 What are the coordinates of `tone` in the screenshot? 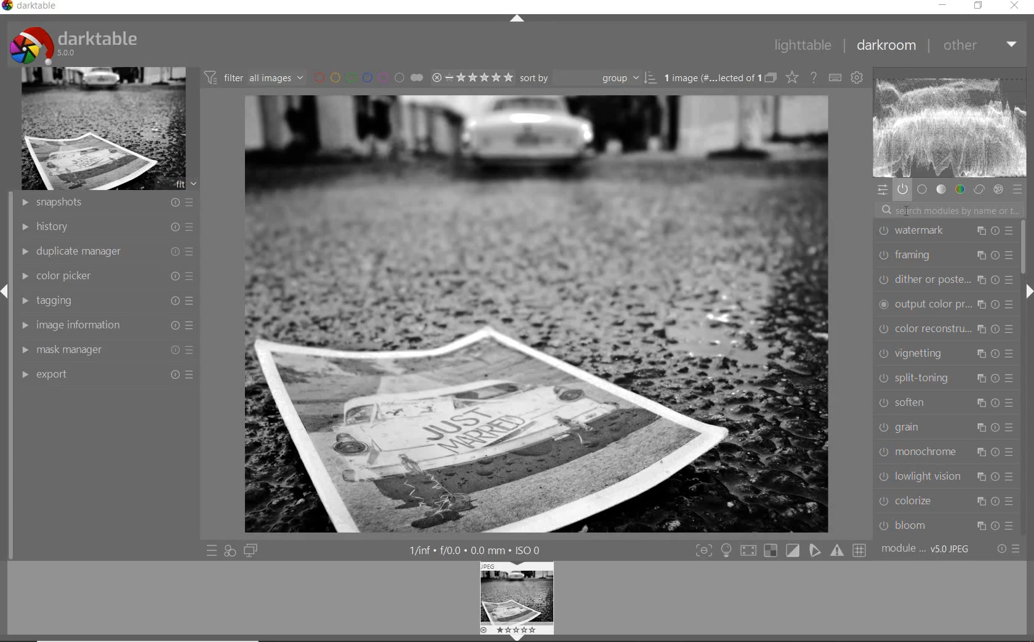 It's located at (940, 189).